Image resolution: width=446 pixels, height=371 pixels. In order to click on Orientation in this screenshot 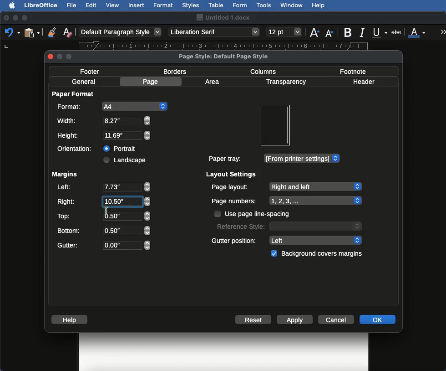, I will do `click(76, 149)`.